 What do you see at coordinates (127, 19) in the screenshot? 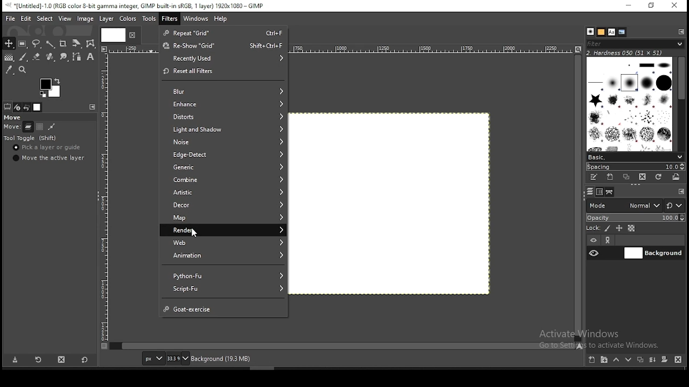
I see `colors` at bounding box center [127, 19].